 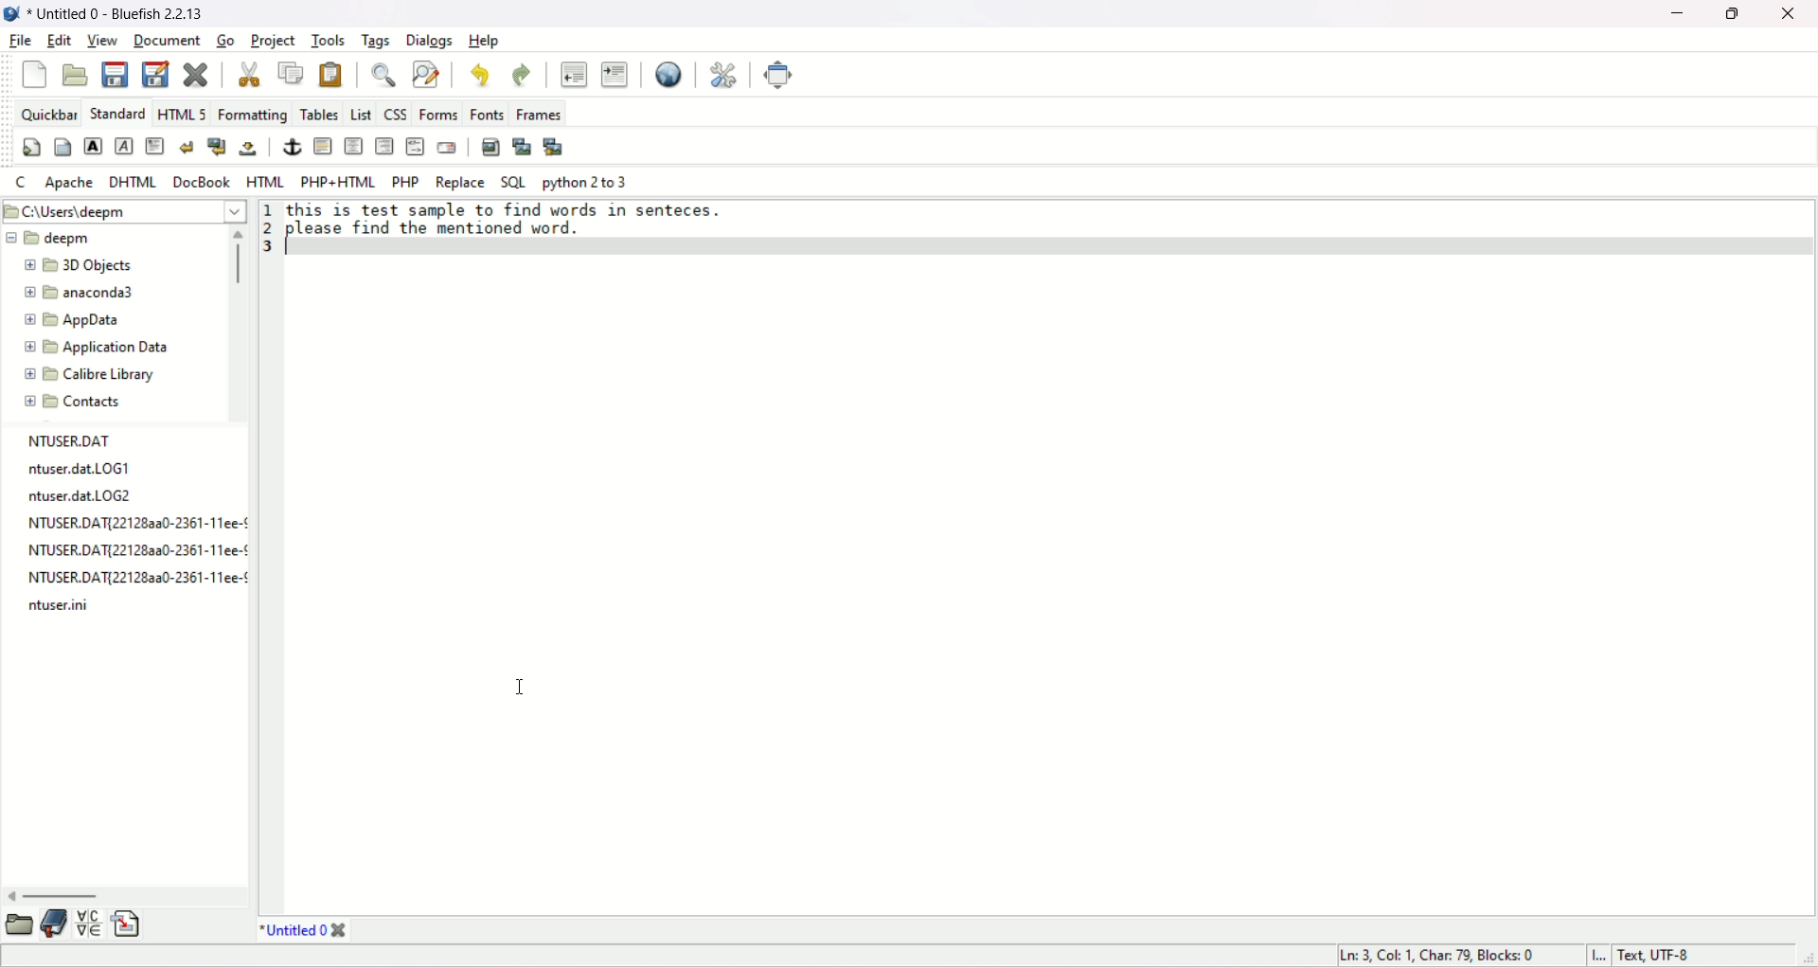 What do you see at coordinates (69, 183) in the screenshot?
I see `Apache` at bounding box center [69, 183].